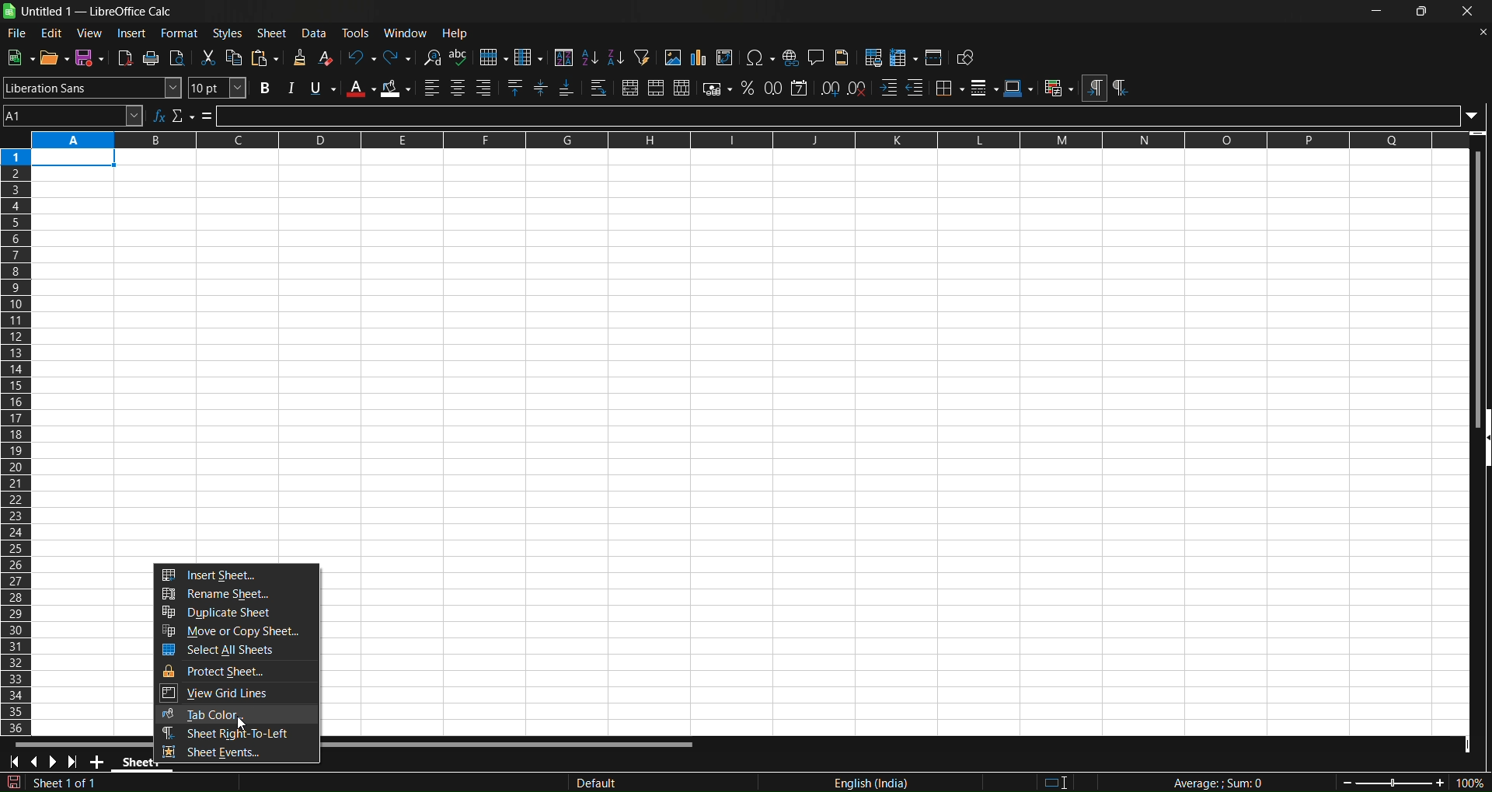 The width and height of the screenshot is (1492, 792). Describe the element at coordinates (589, 57) in the screenshot. I see `sort ascending` at that location.